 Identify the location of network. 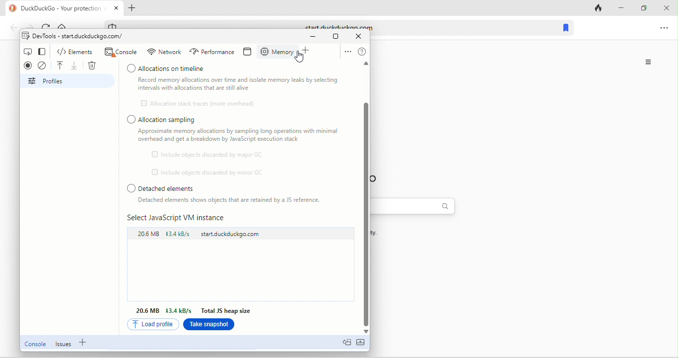
(164, 52).